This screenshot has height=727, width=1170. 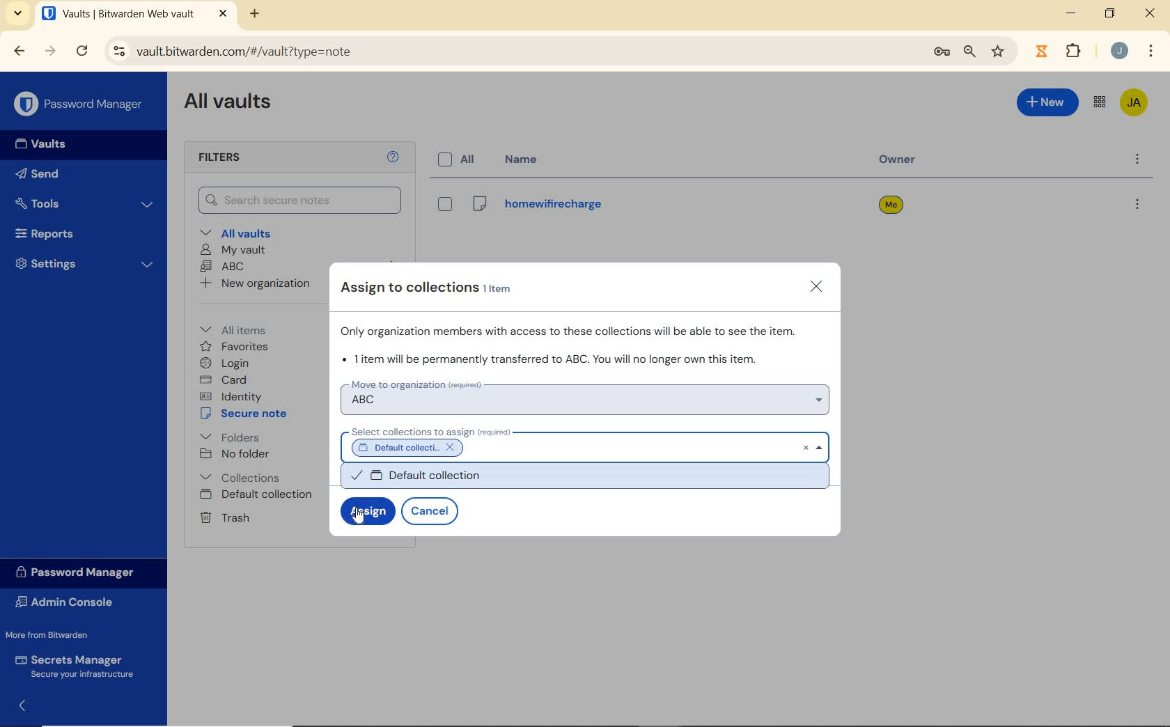 I want to click on toggle between admin console and password manager, so click(x=1100, y=103).